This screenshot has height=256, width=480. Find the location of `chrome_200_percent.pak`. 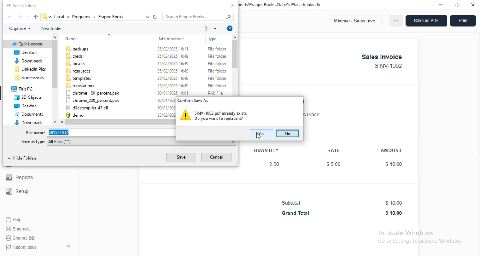

chrome_200_percent.pak is located at coordinates (93, 100).